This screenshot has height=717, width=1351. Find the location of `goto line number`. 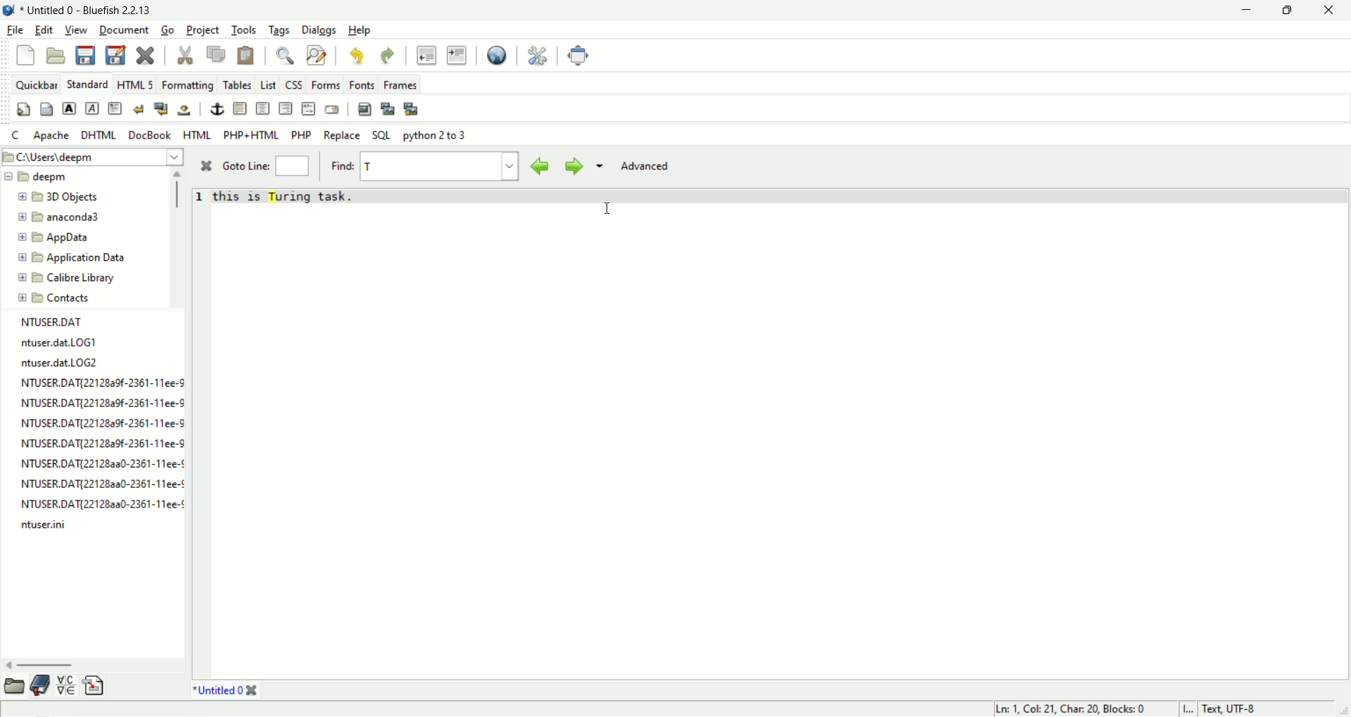

goto line number is located at coordinates (292, 167).